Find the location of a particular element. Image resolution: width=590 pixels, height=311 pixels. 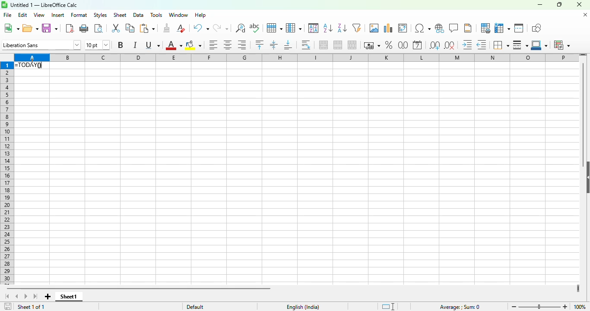

title is located at coordinates (44, 5).